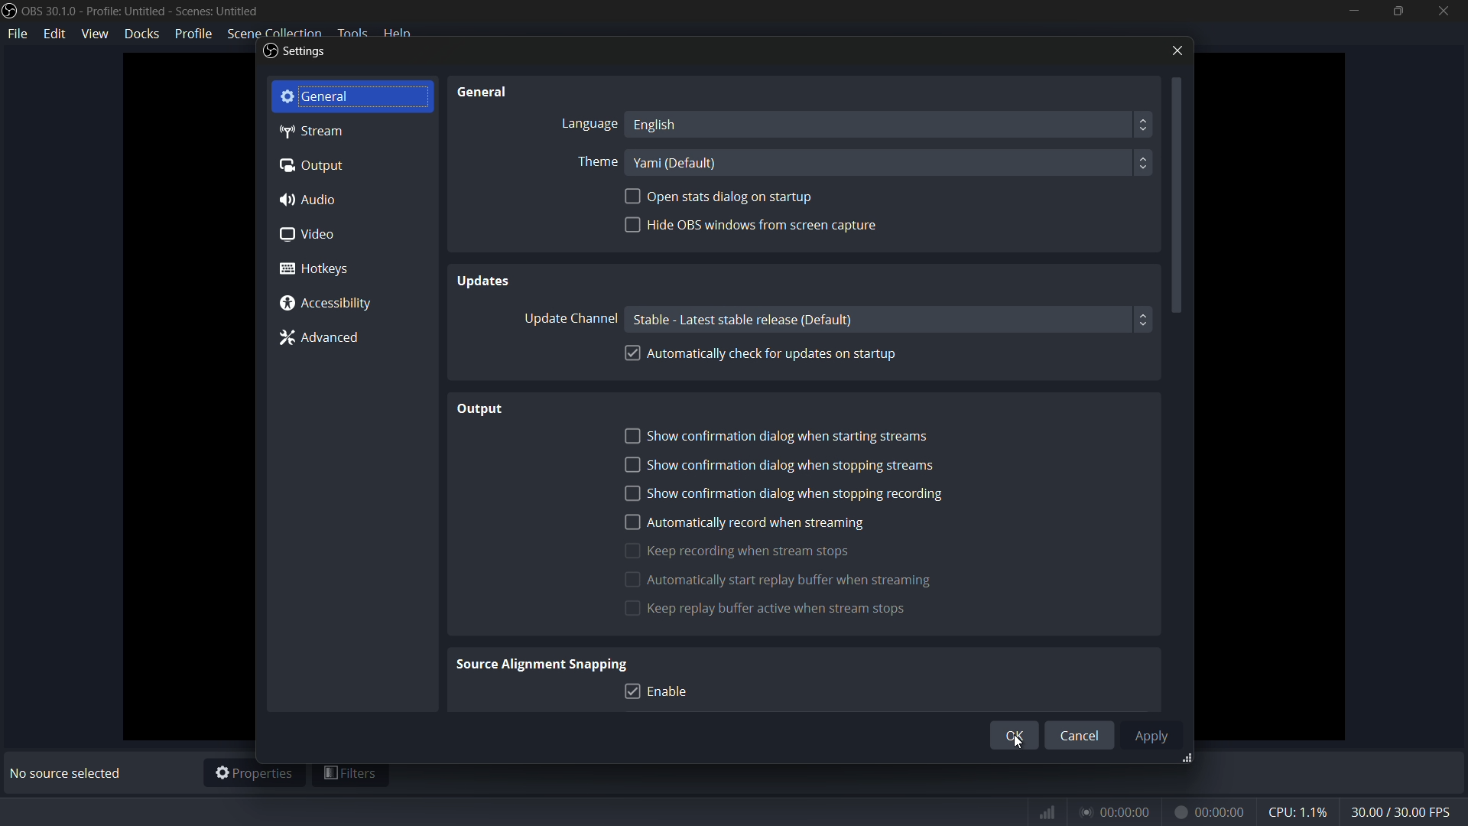  What do you see at coordinates (1214, 810) in the screenshot?
I see `record streamed` at bounding box center [1214, 810].